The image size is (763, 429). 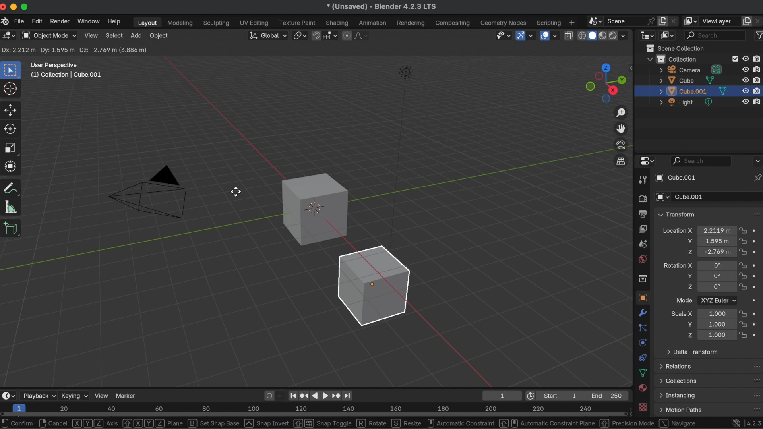 I want to click on animate property, so click(x=757, y=252).